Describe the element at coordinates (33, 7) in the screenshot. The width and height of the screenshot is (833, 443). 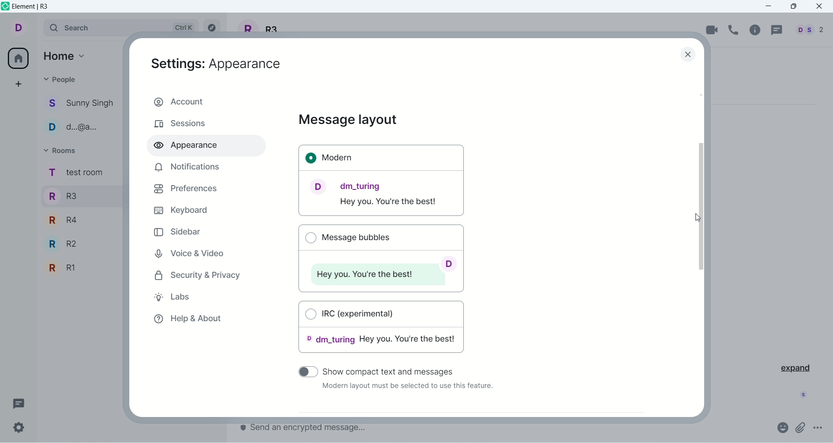
I see `element` at that location.